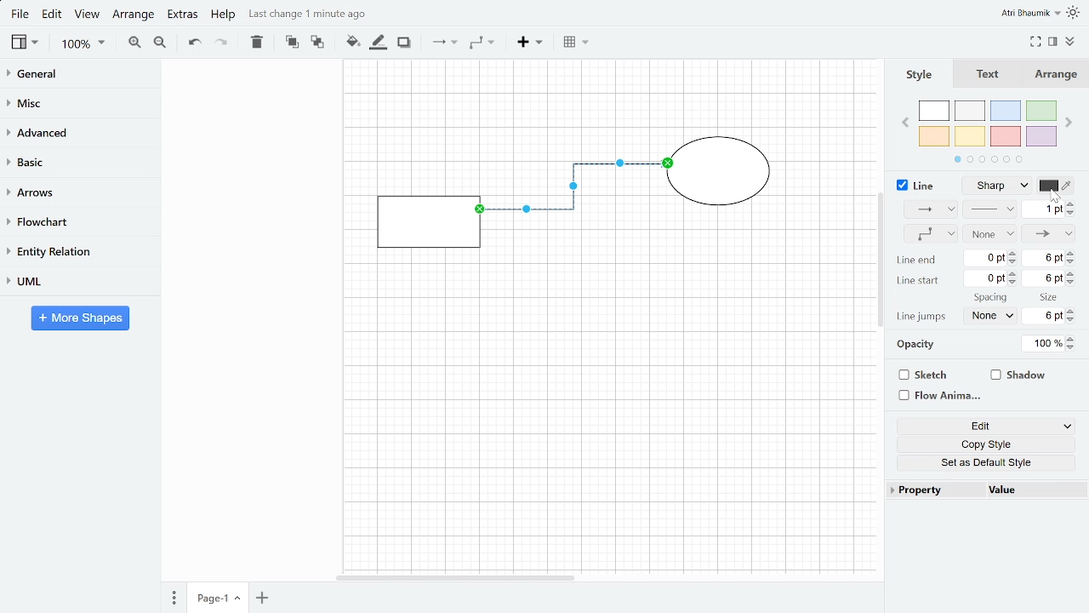  What do you see at coordinates (1046, 260) in the screenshot?
I see `Current line end size` at bounding box center [1046, 260].